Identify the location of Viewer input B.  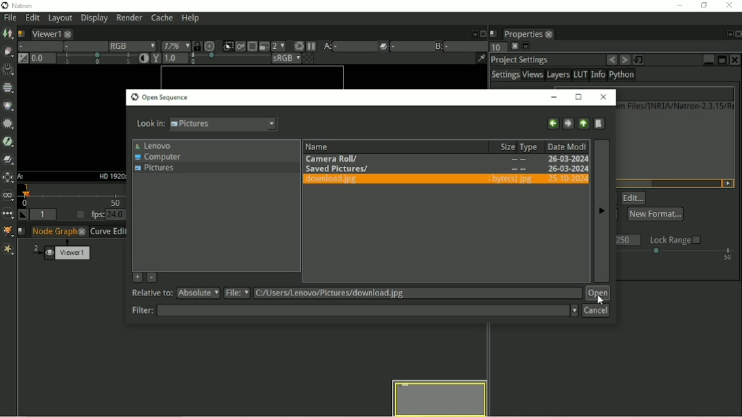
(438, 46).